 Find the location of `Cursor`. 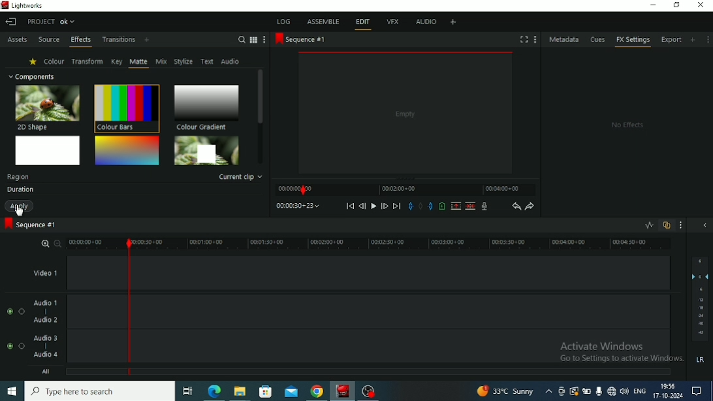

Cursor is located at coordinates (20, 210).